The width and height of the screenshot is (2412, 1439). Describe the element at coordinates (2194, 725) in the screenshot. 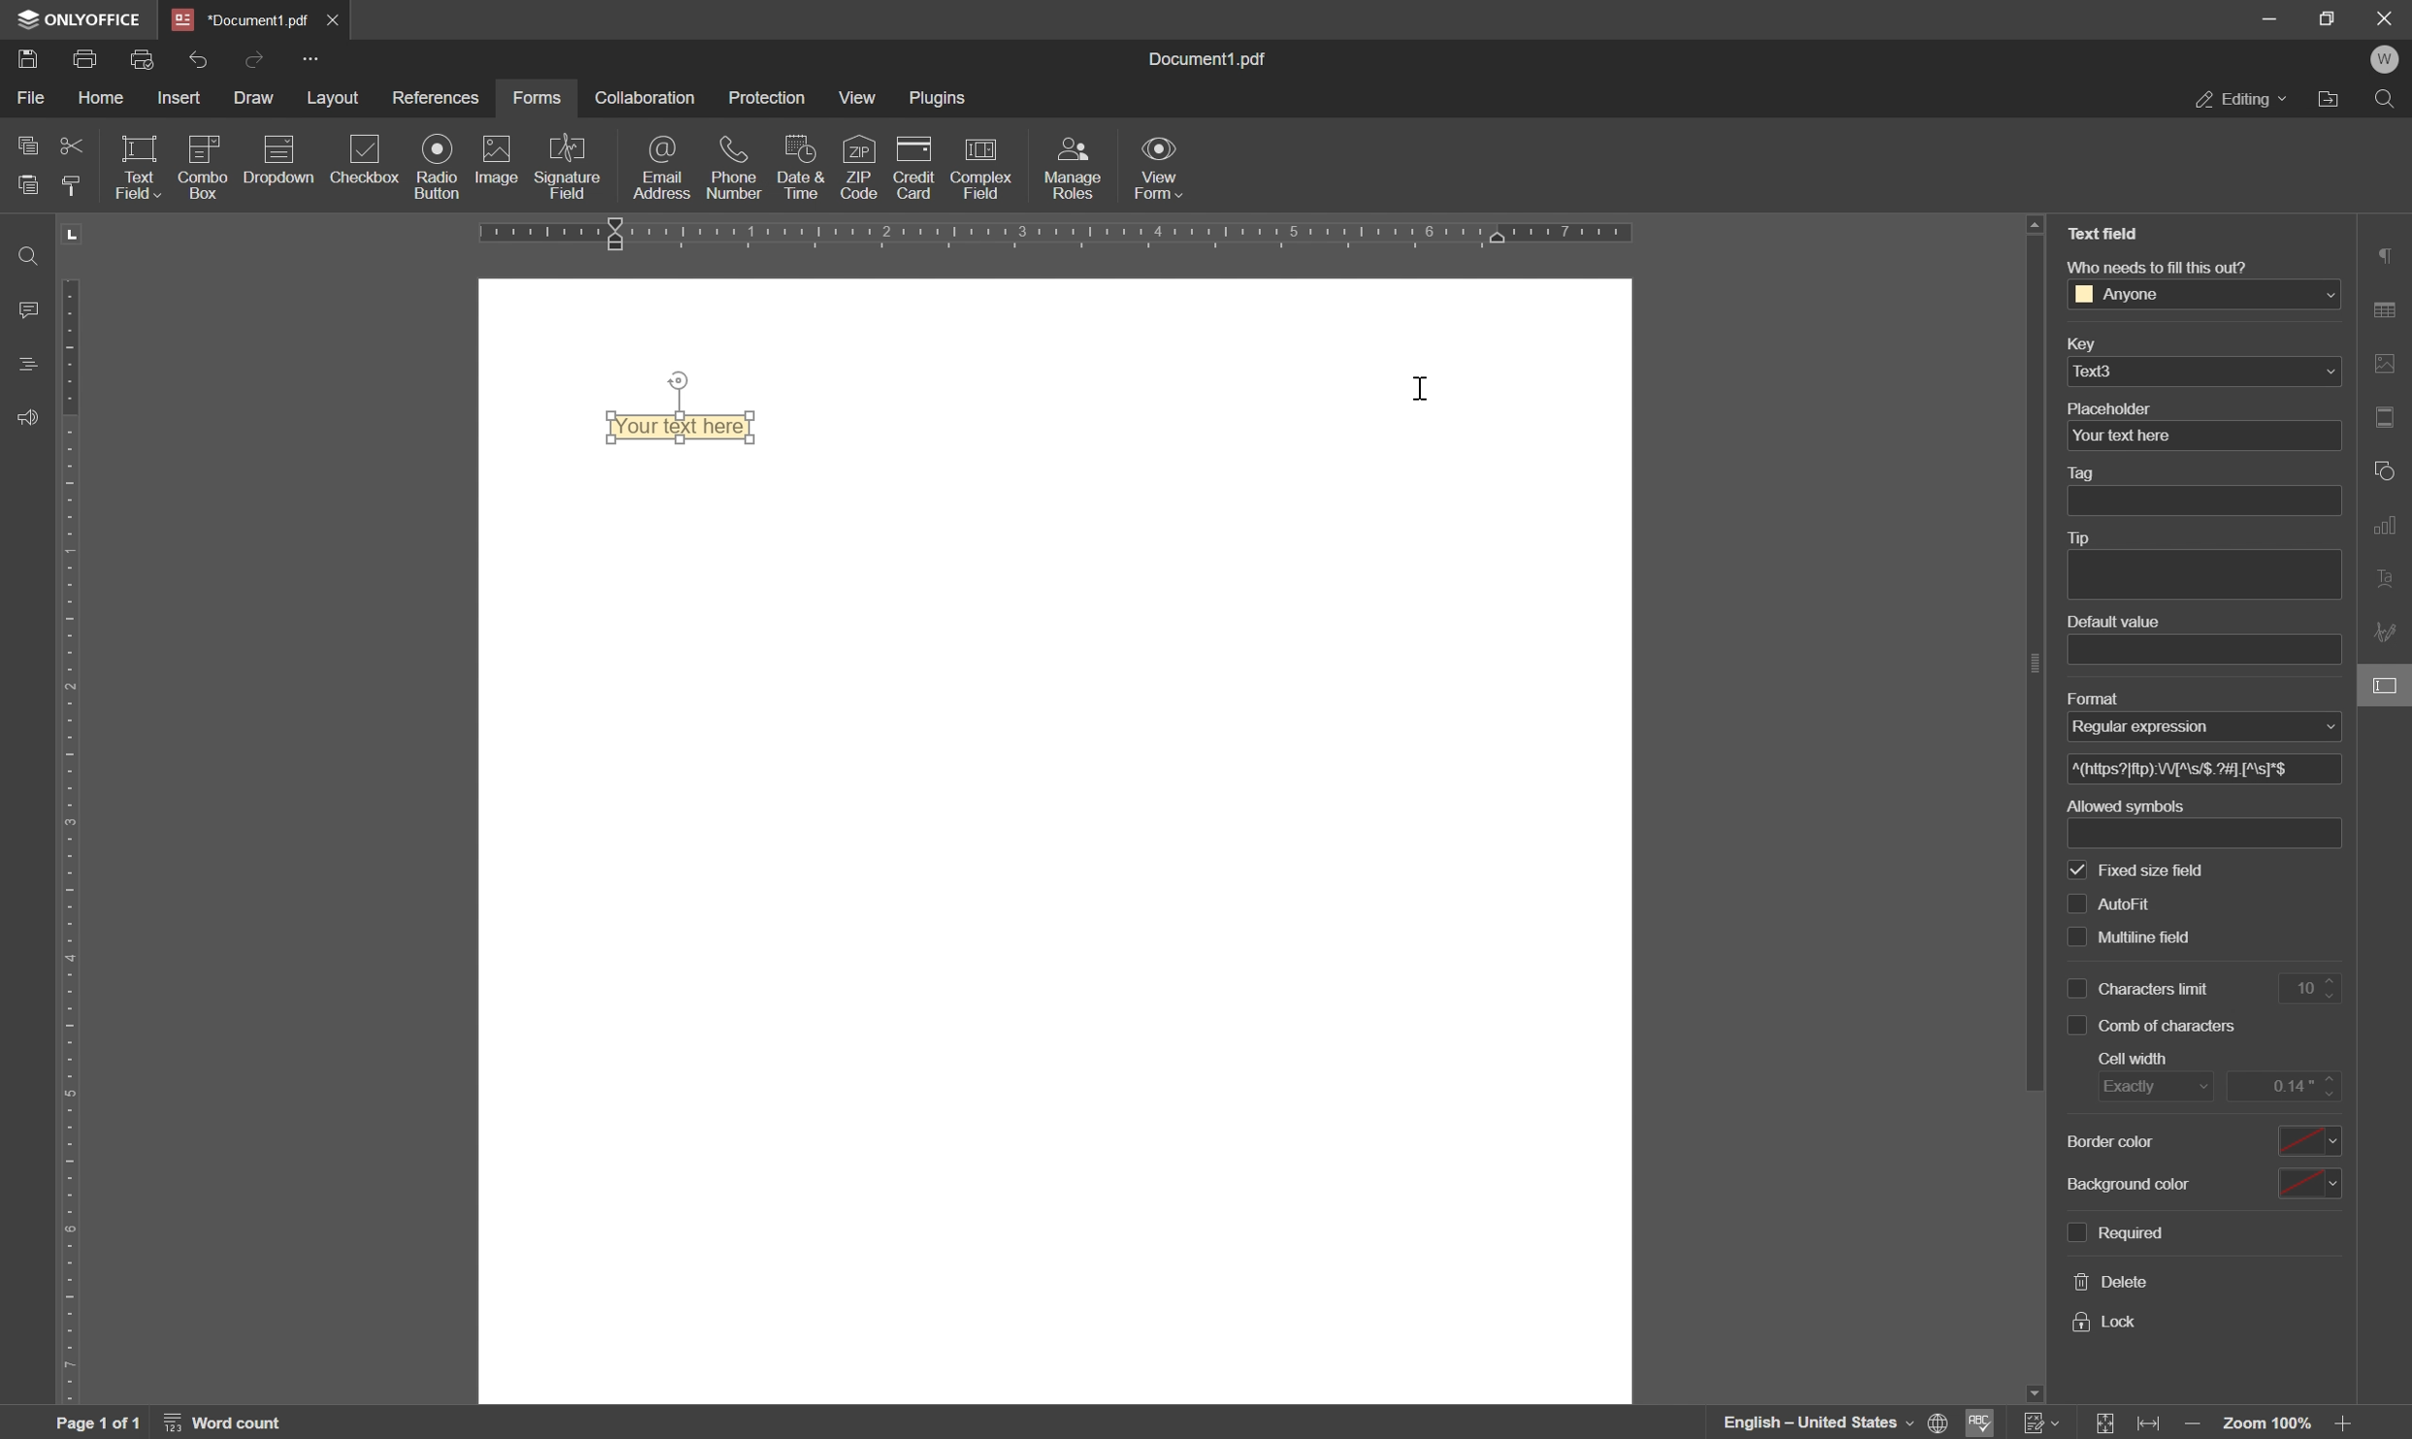

I see `none` at that location.